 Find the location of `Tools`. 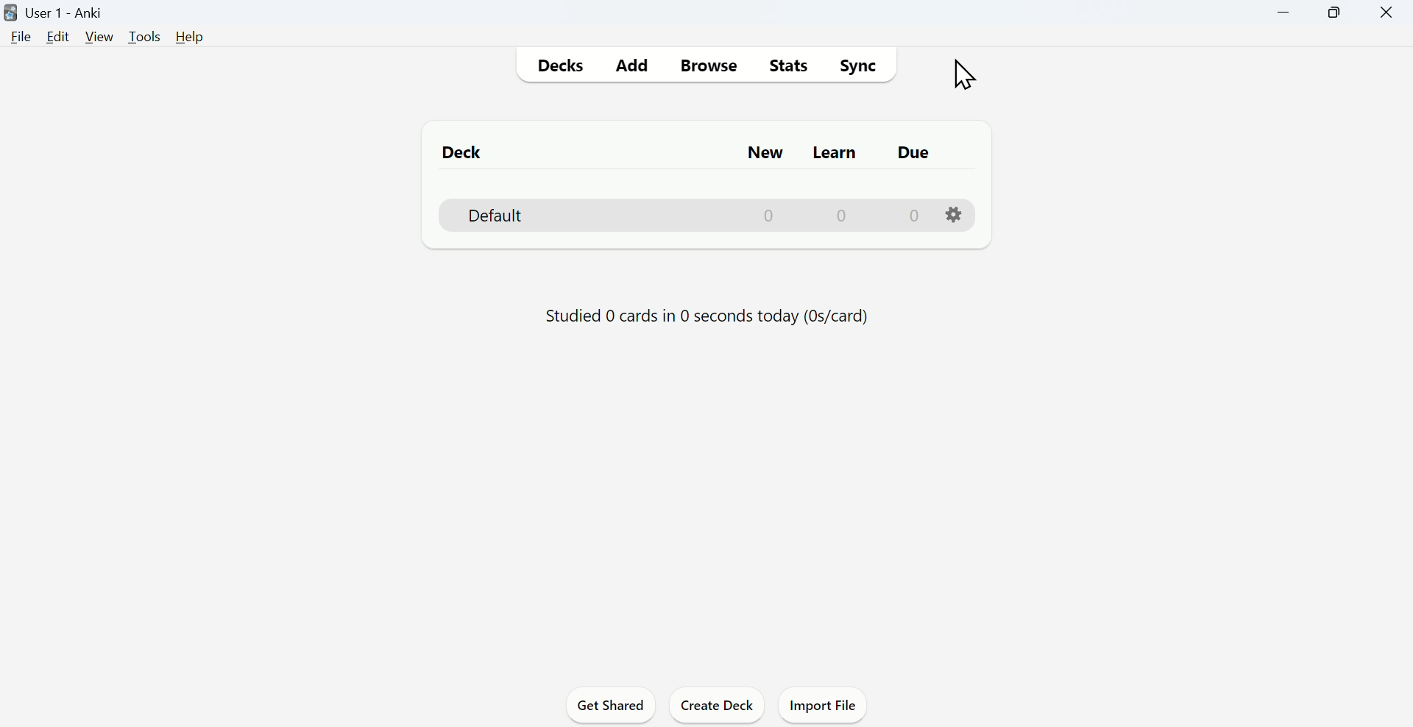

Tools is located at coordinates (144, 38).